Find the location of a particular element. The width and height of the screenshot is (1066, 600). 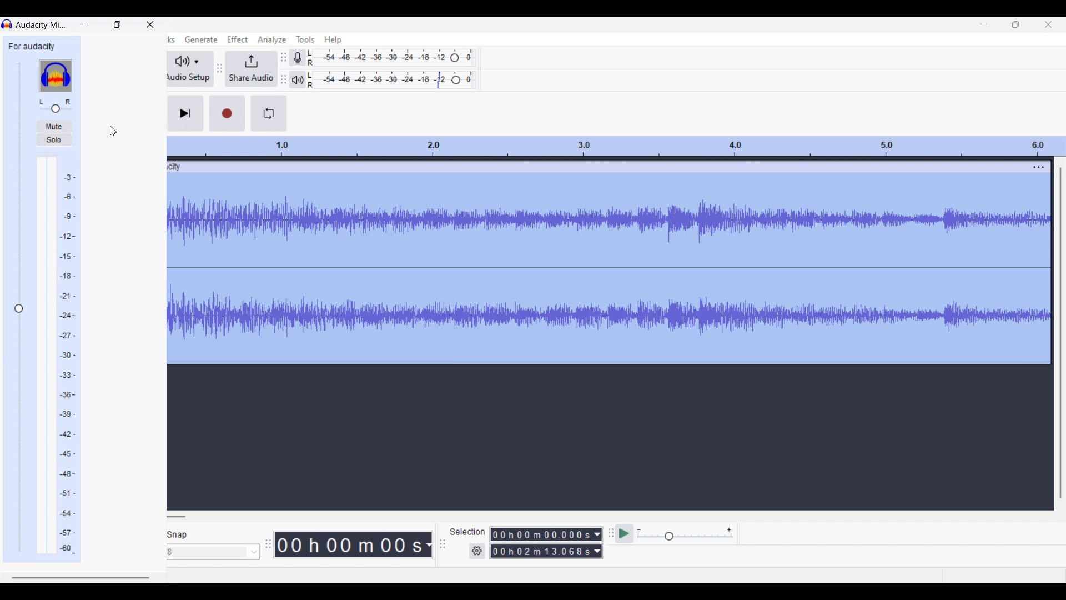

Current track is located at coordinates (599, 263).